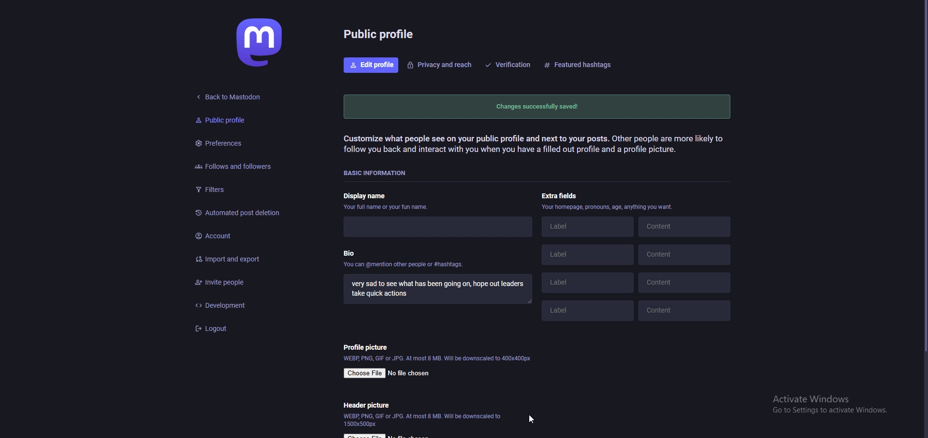 The image size is (928, 438). I want to click on Web, png, gif or JPG. At most 8 MB. Will be downscaled to 400 x 400 px, so click(435, 359).